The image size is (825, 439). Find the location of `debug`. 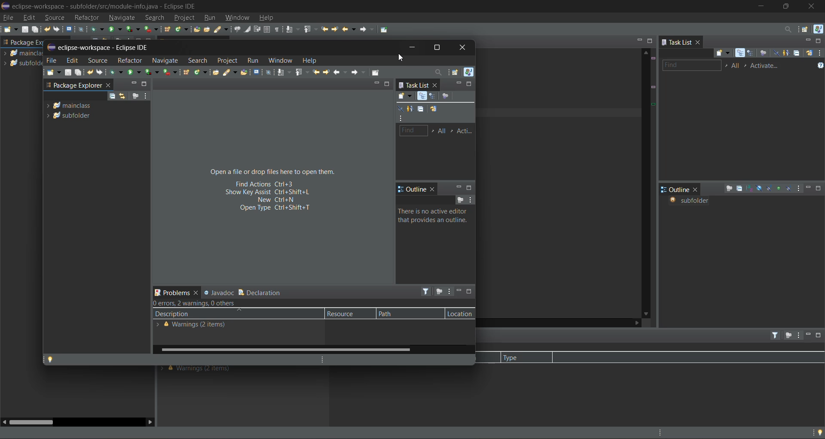

debug is located at coordinates (98, 29).